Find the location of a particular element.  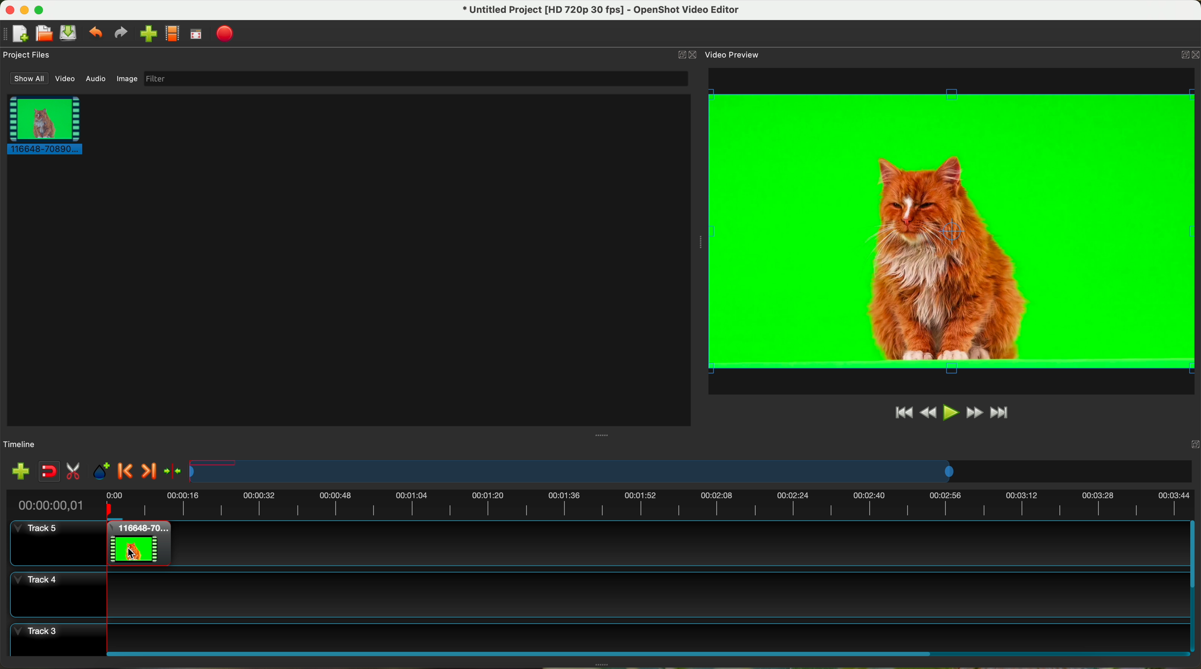

drag video to track 5 is located at coordinates (140, 542).